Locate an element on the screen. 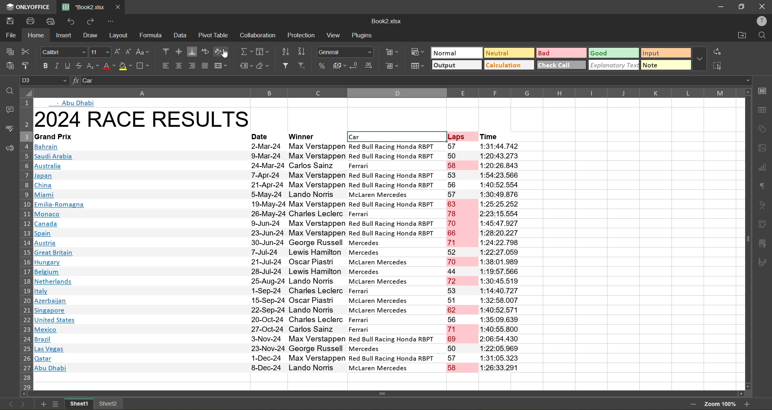 The width and height of the screenshot is (772, 410). fill color is located at coordinates (125, 67).